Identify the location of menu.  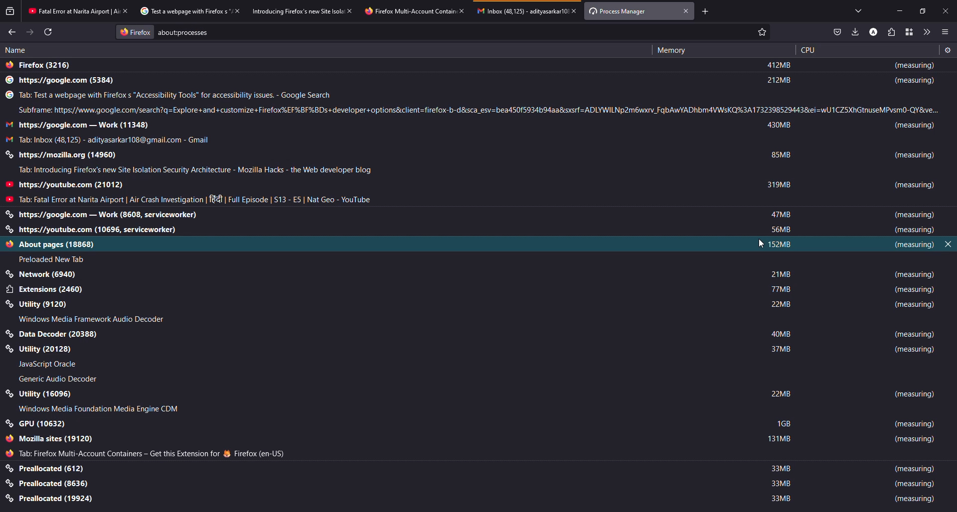
(945, 32).